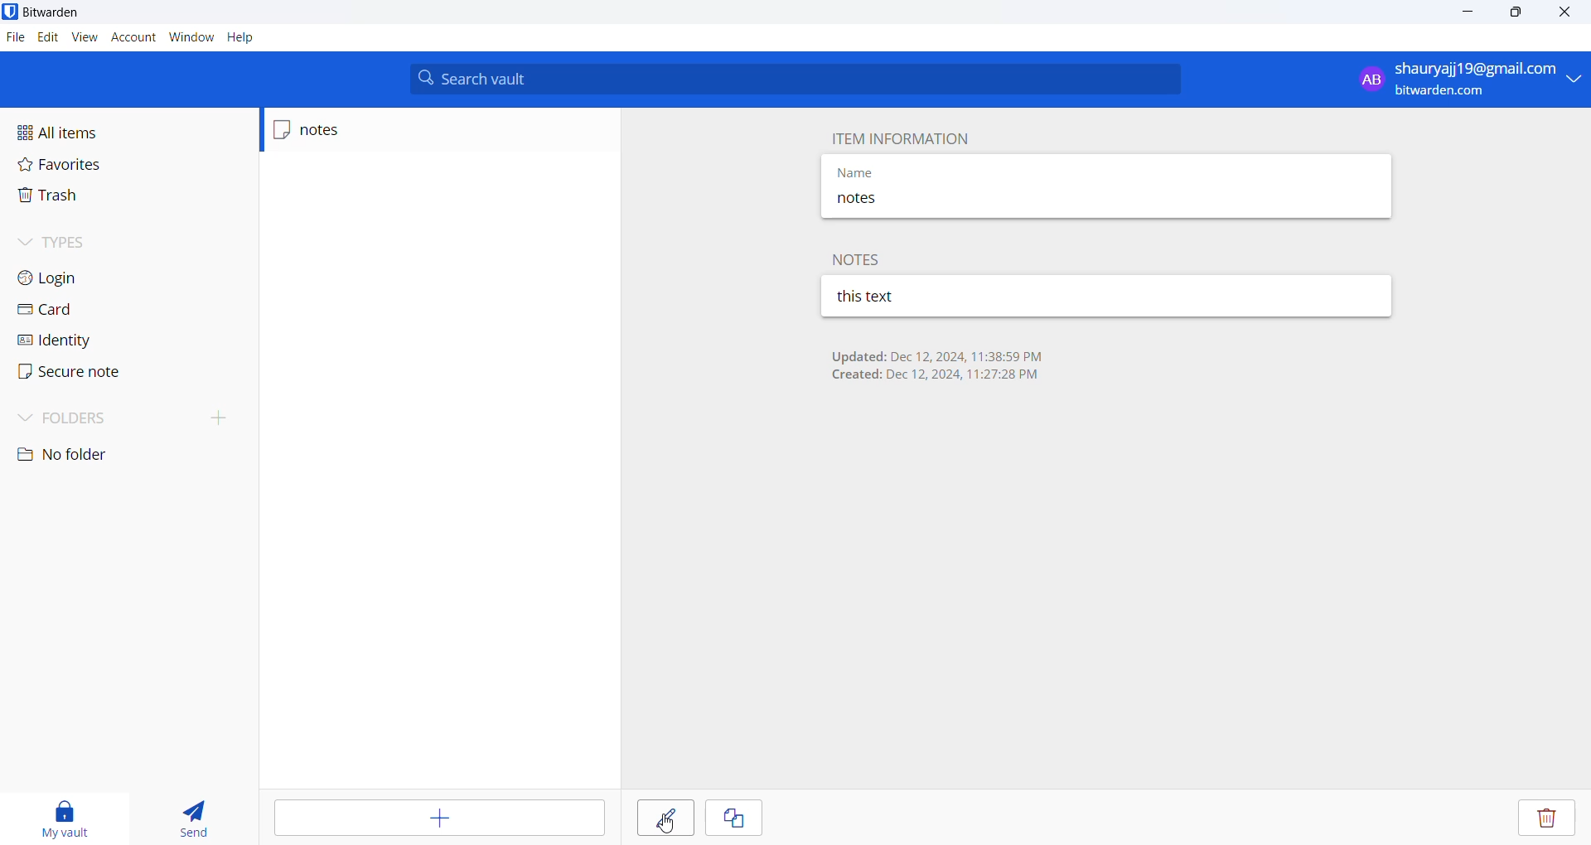 The height and width of the screenshot is (845, 1591). I want to click on types, so click(75, 242).